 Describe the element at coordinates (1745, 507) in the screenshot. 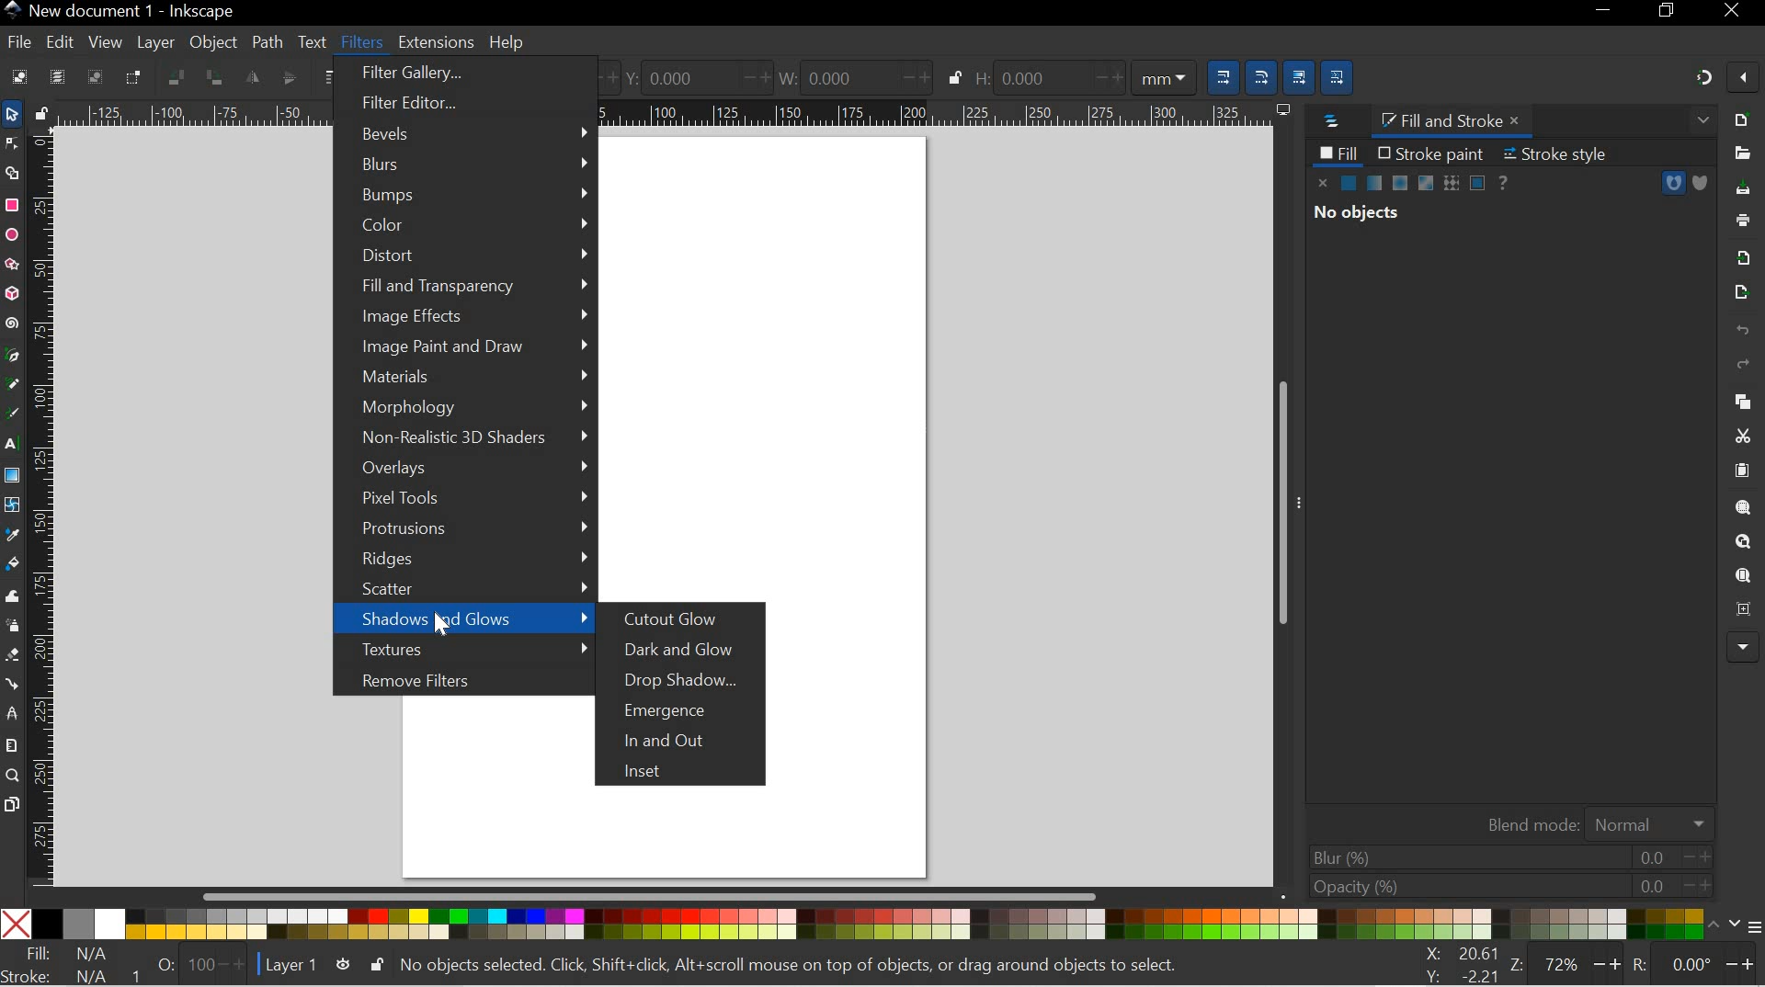

I see `ZOOM SELECTION` at that location.